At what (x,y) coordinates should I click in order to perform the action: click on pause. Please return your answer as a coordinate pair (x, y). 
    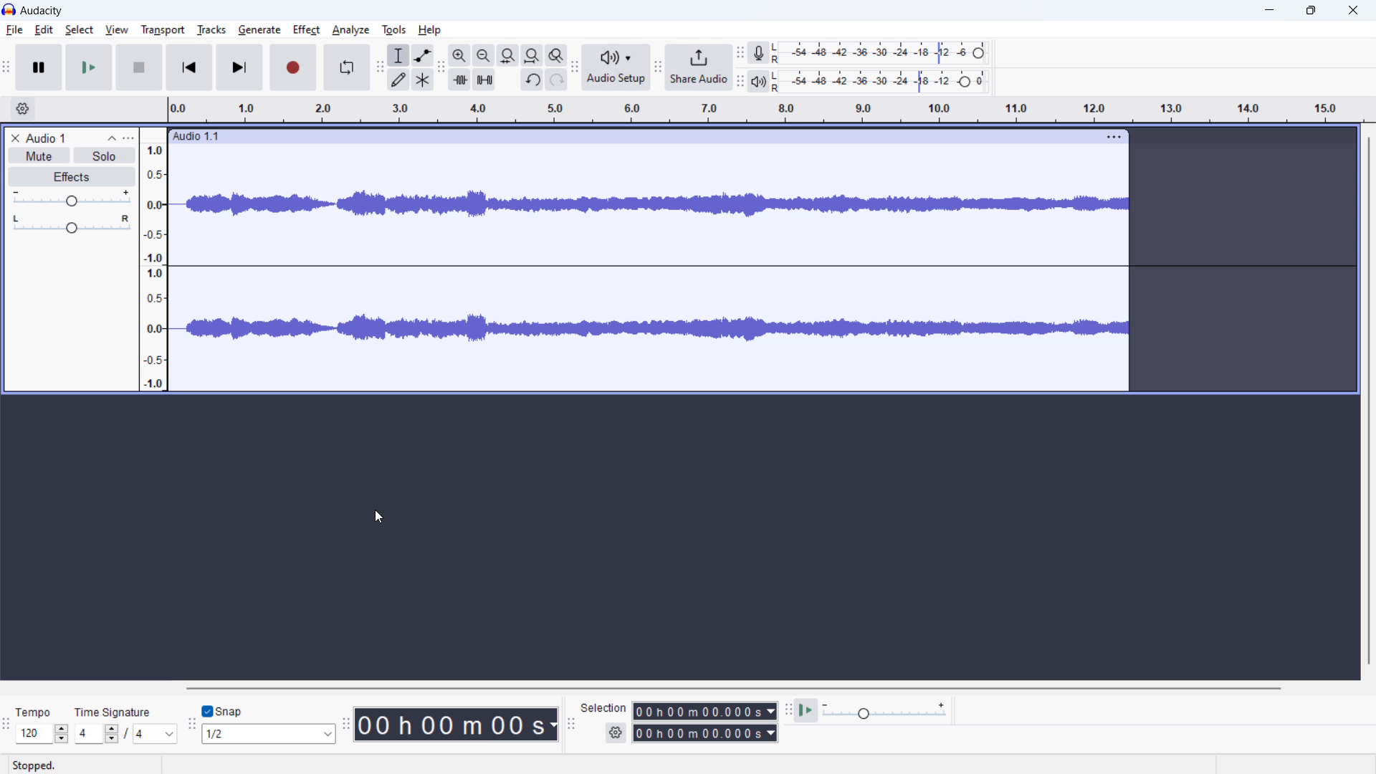
    Looking at the image, I should click on (39, 67).